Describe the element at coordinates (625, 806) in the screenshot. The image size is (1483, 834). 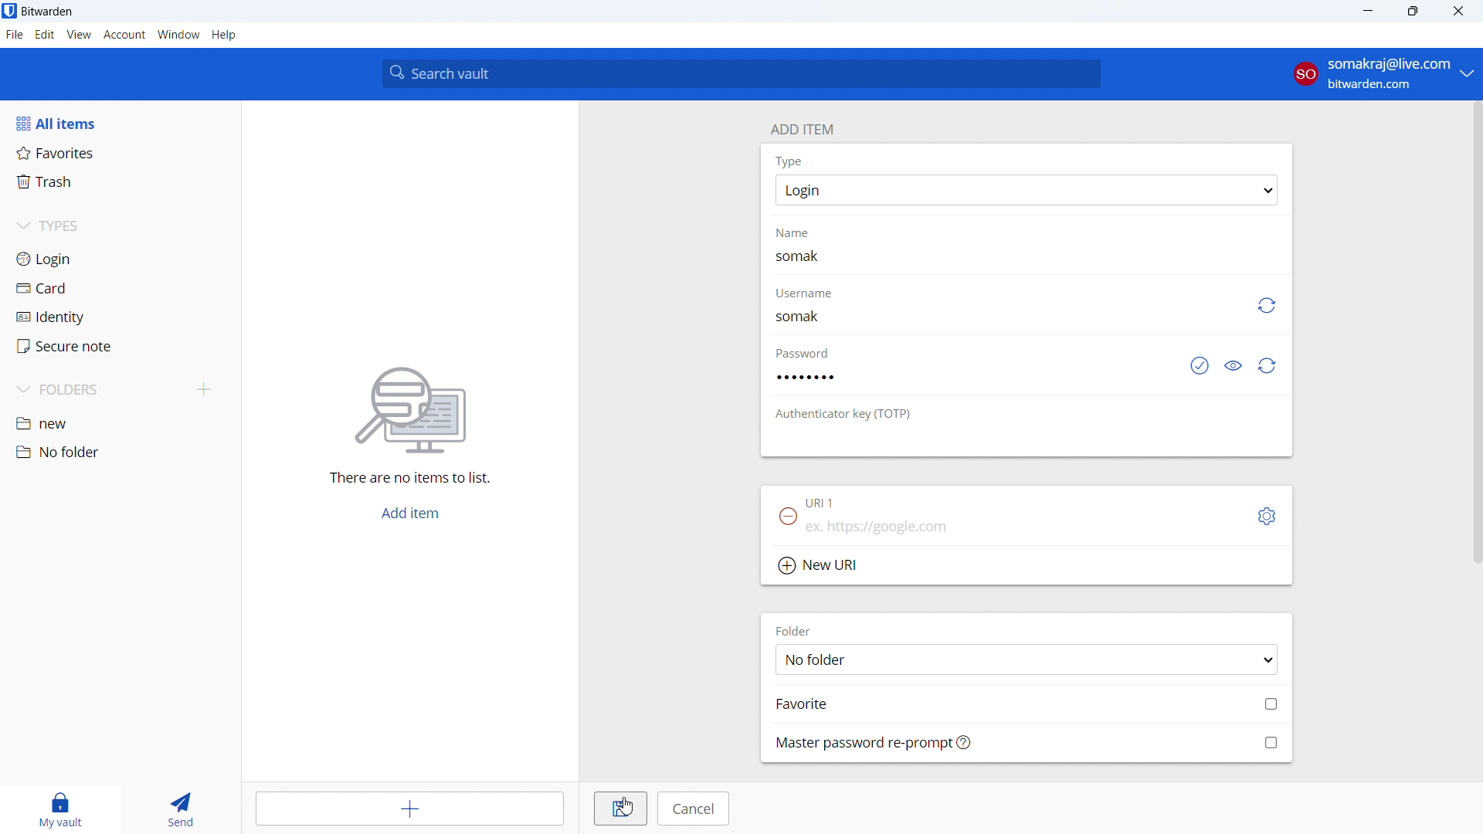
I see `CURSOR` at that location.